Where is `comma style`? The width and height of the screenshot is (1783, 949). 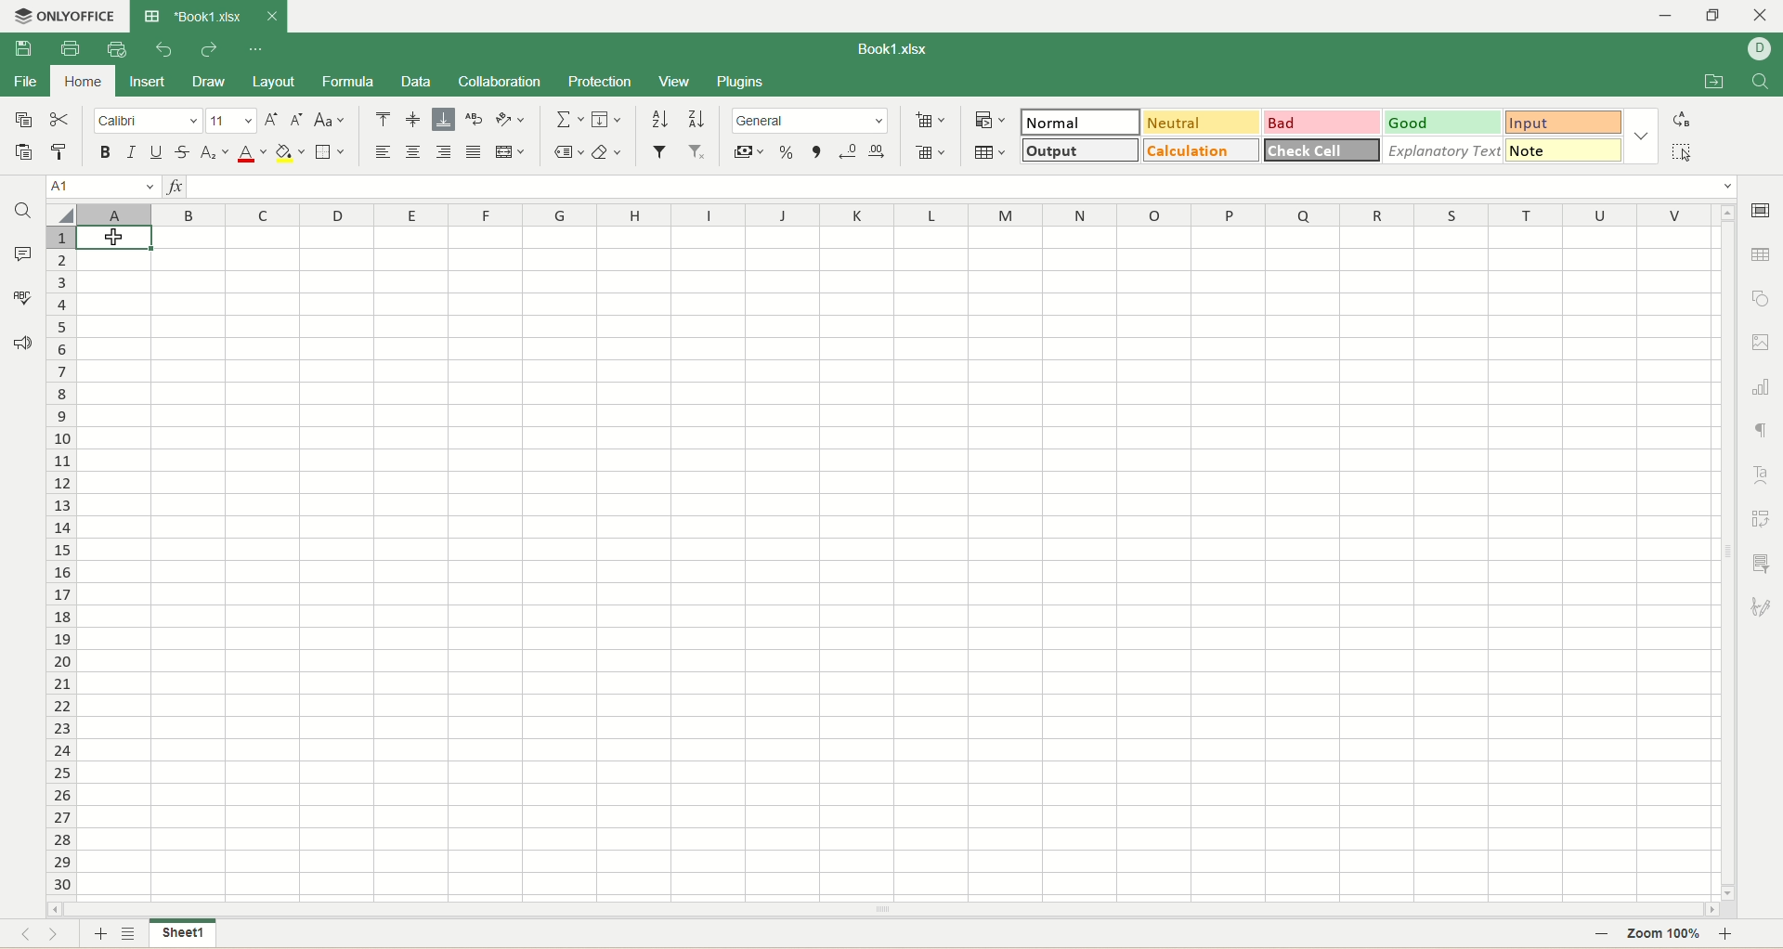
comma style is located at coordinates (816, 151).